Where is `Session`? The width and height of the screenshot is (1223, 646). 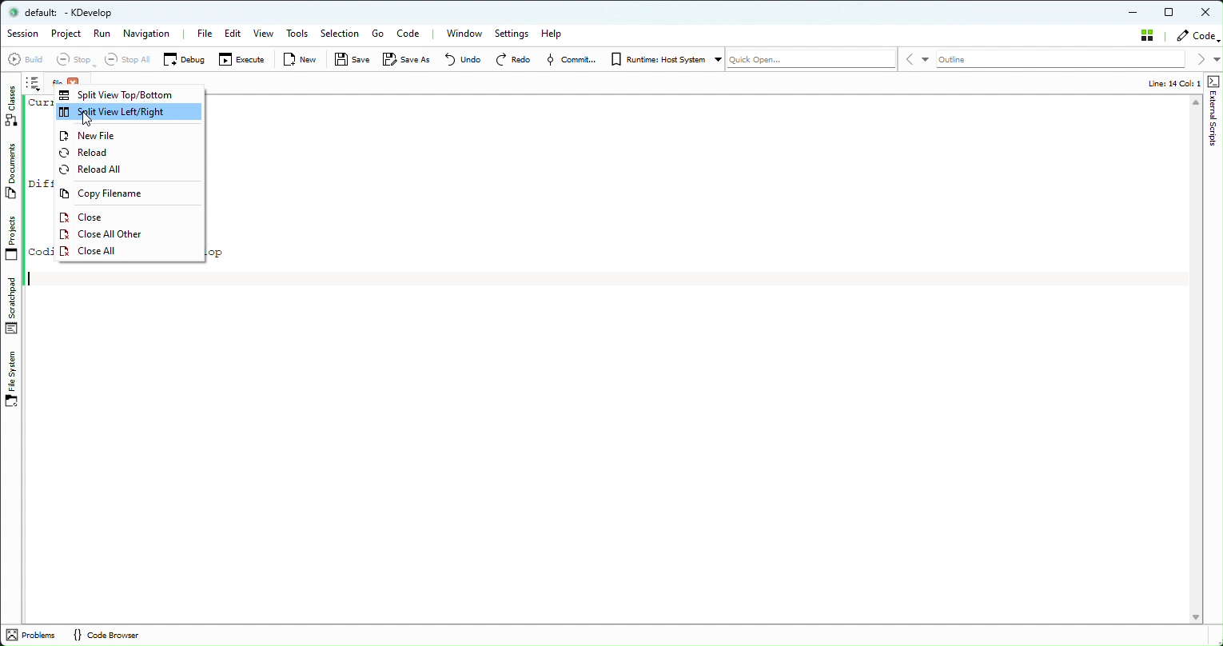
Session is located at coordinates (24, 34).